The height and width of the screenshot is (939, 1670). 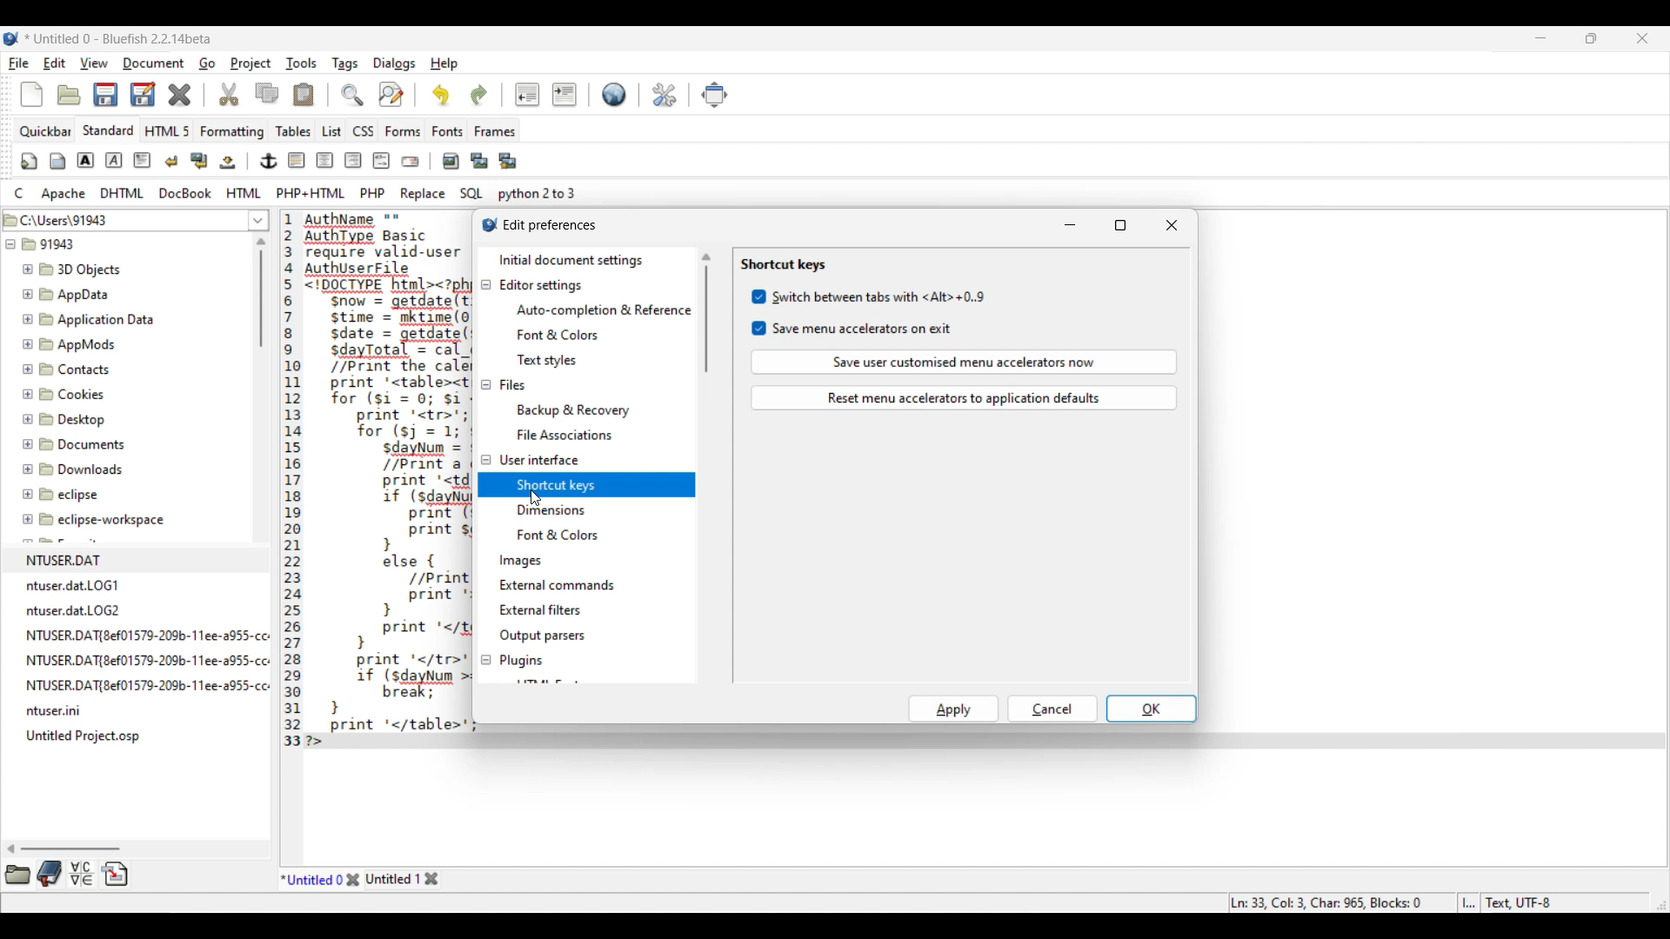 I want to click on Indicates toggle on/off, so click(x=759, y=312).